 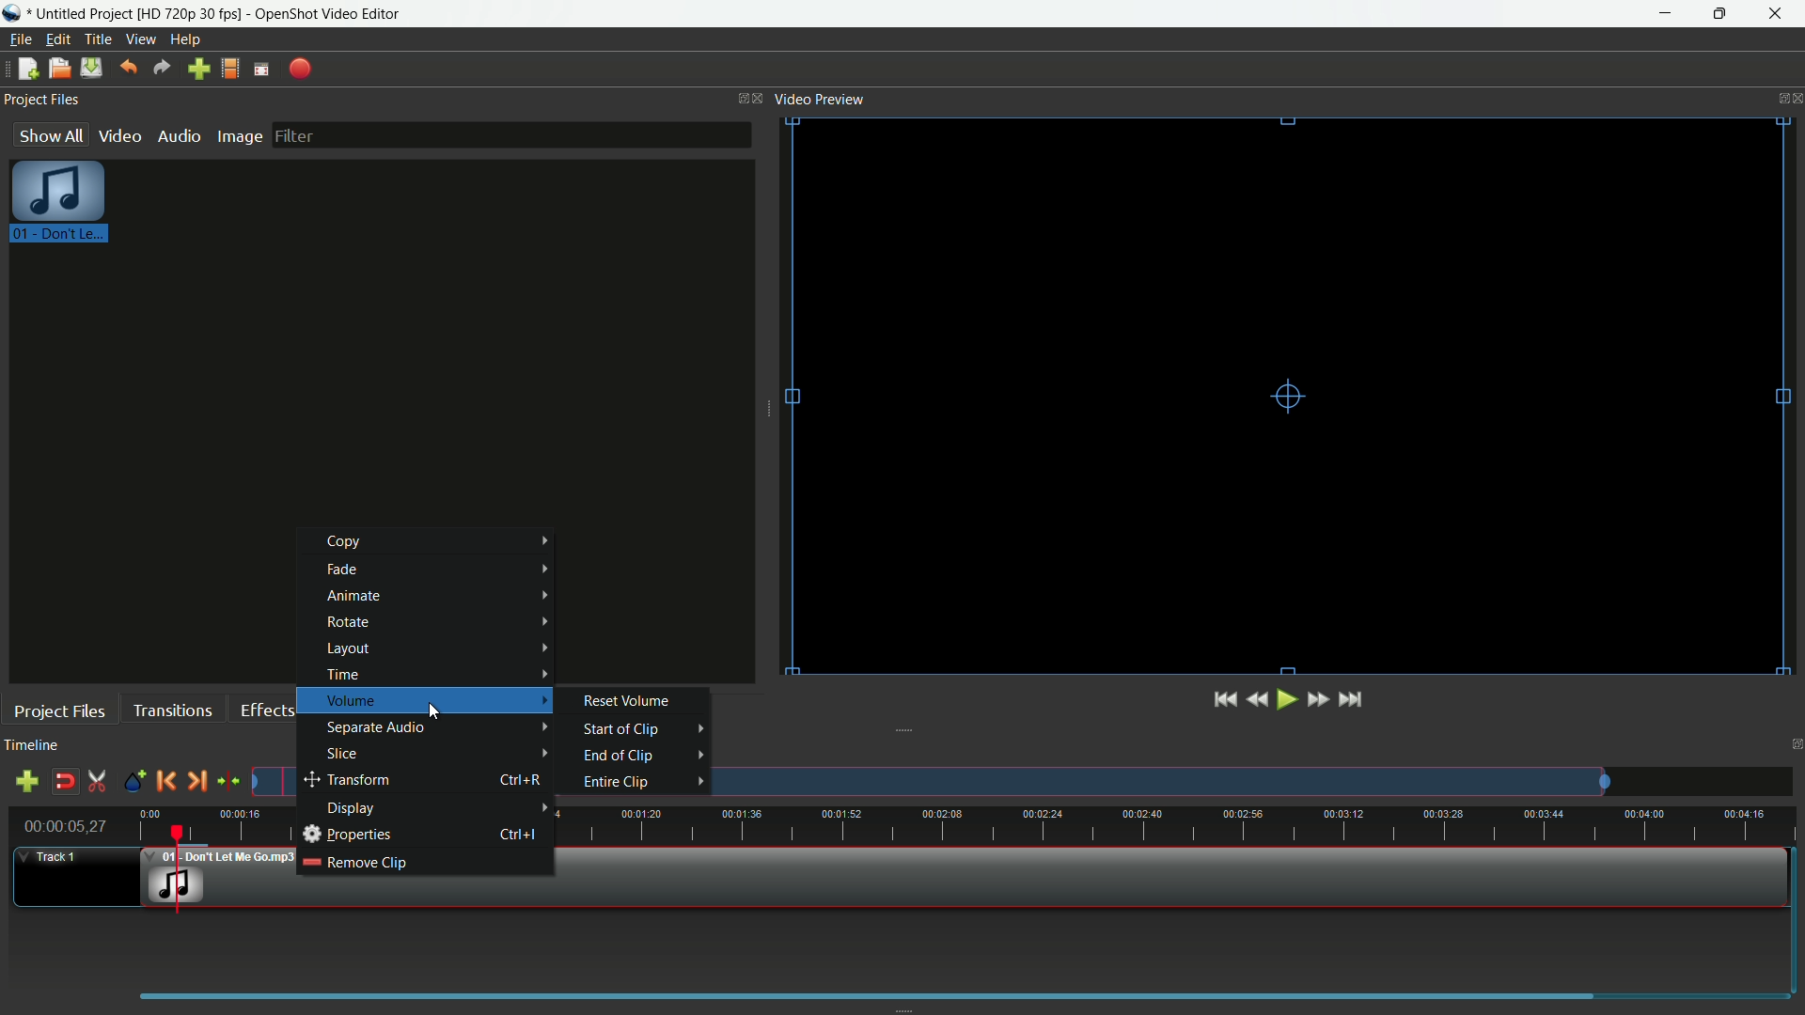 What do you see at coordinates (200, 70) in the screenshot?
I see `import file` at bounding box center [200, 70].